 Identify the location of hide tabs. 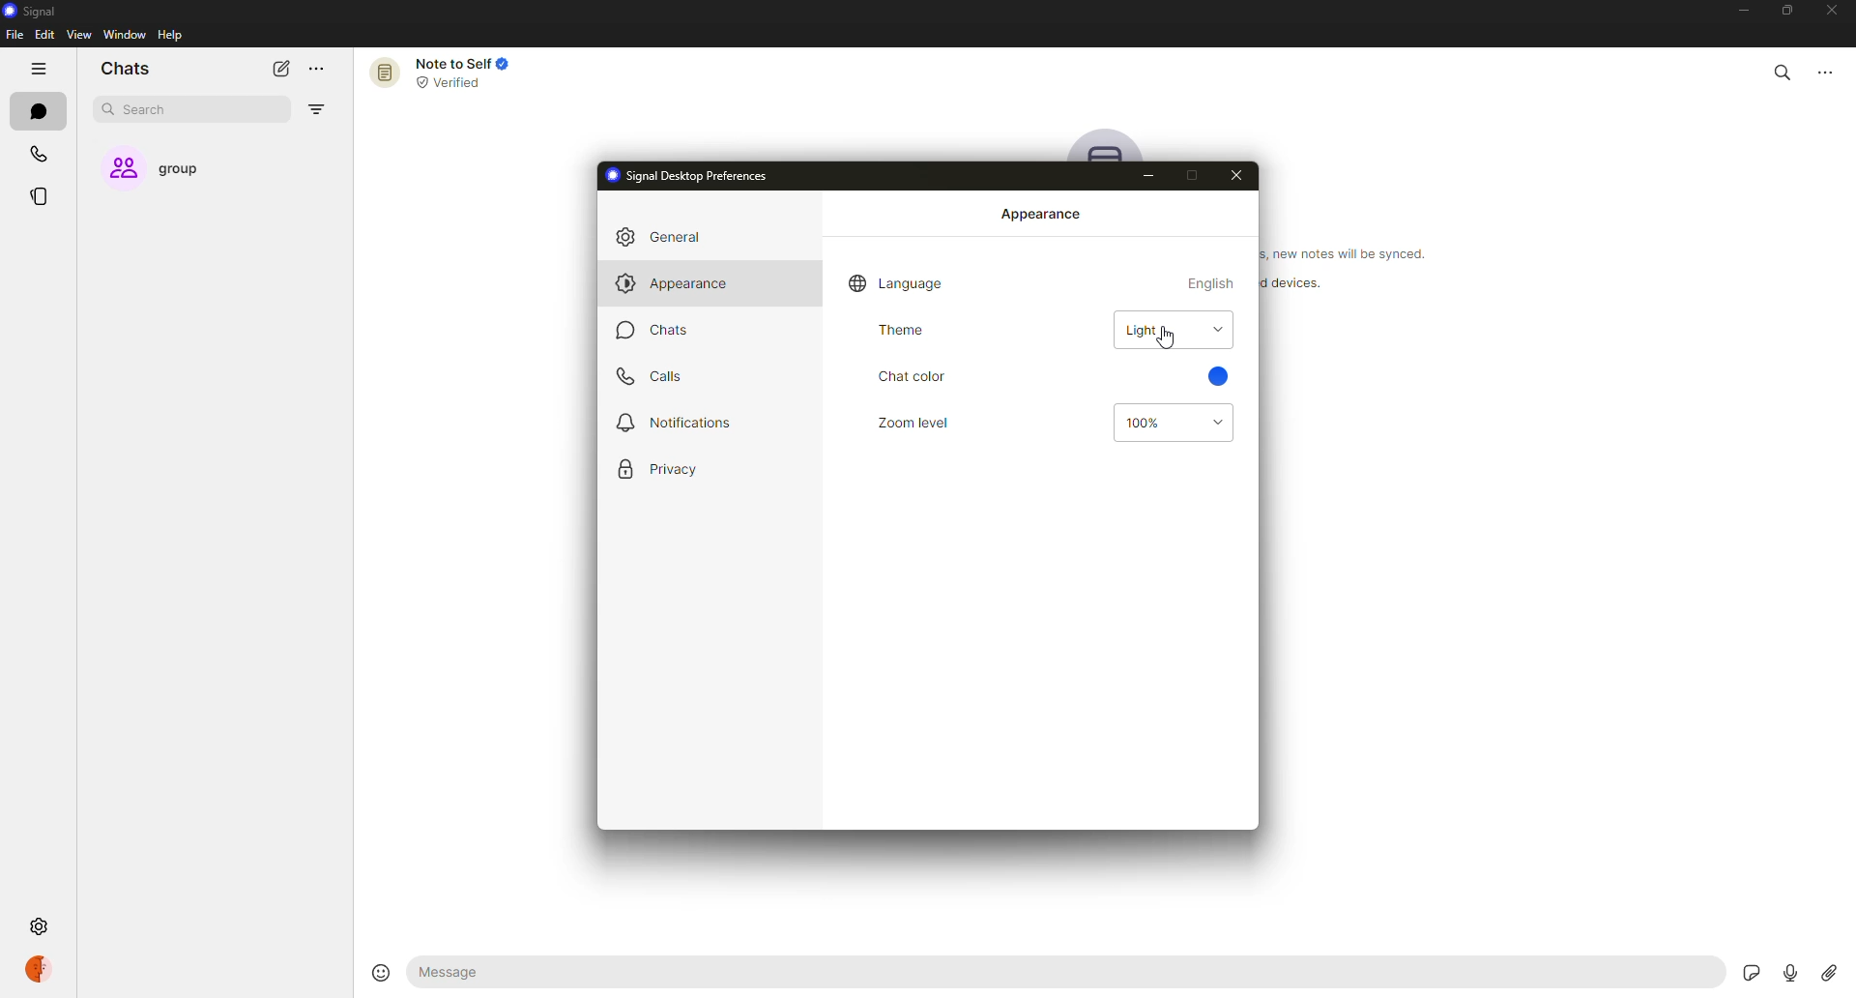
(41, 70).